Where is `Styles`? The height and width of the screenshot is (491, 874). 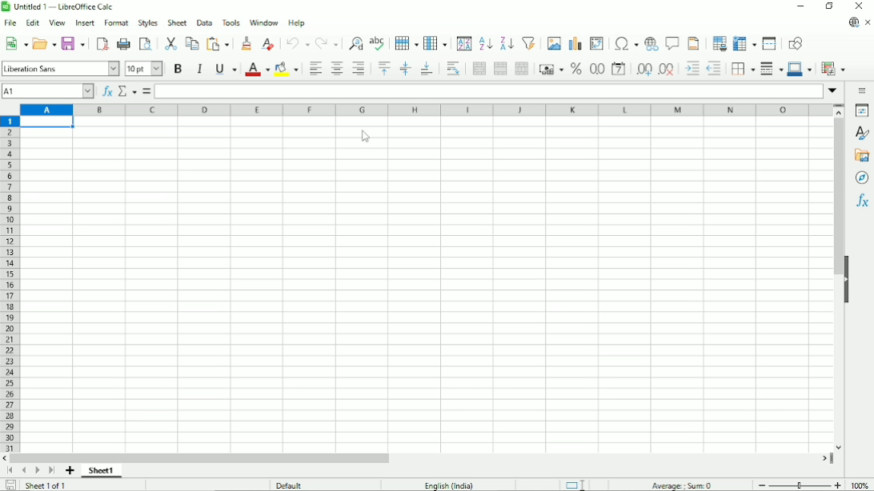 Styles is located at coordinates (147, 22).